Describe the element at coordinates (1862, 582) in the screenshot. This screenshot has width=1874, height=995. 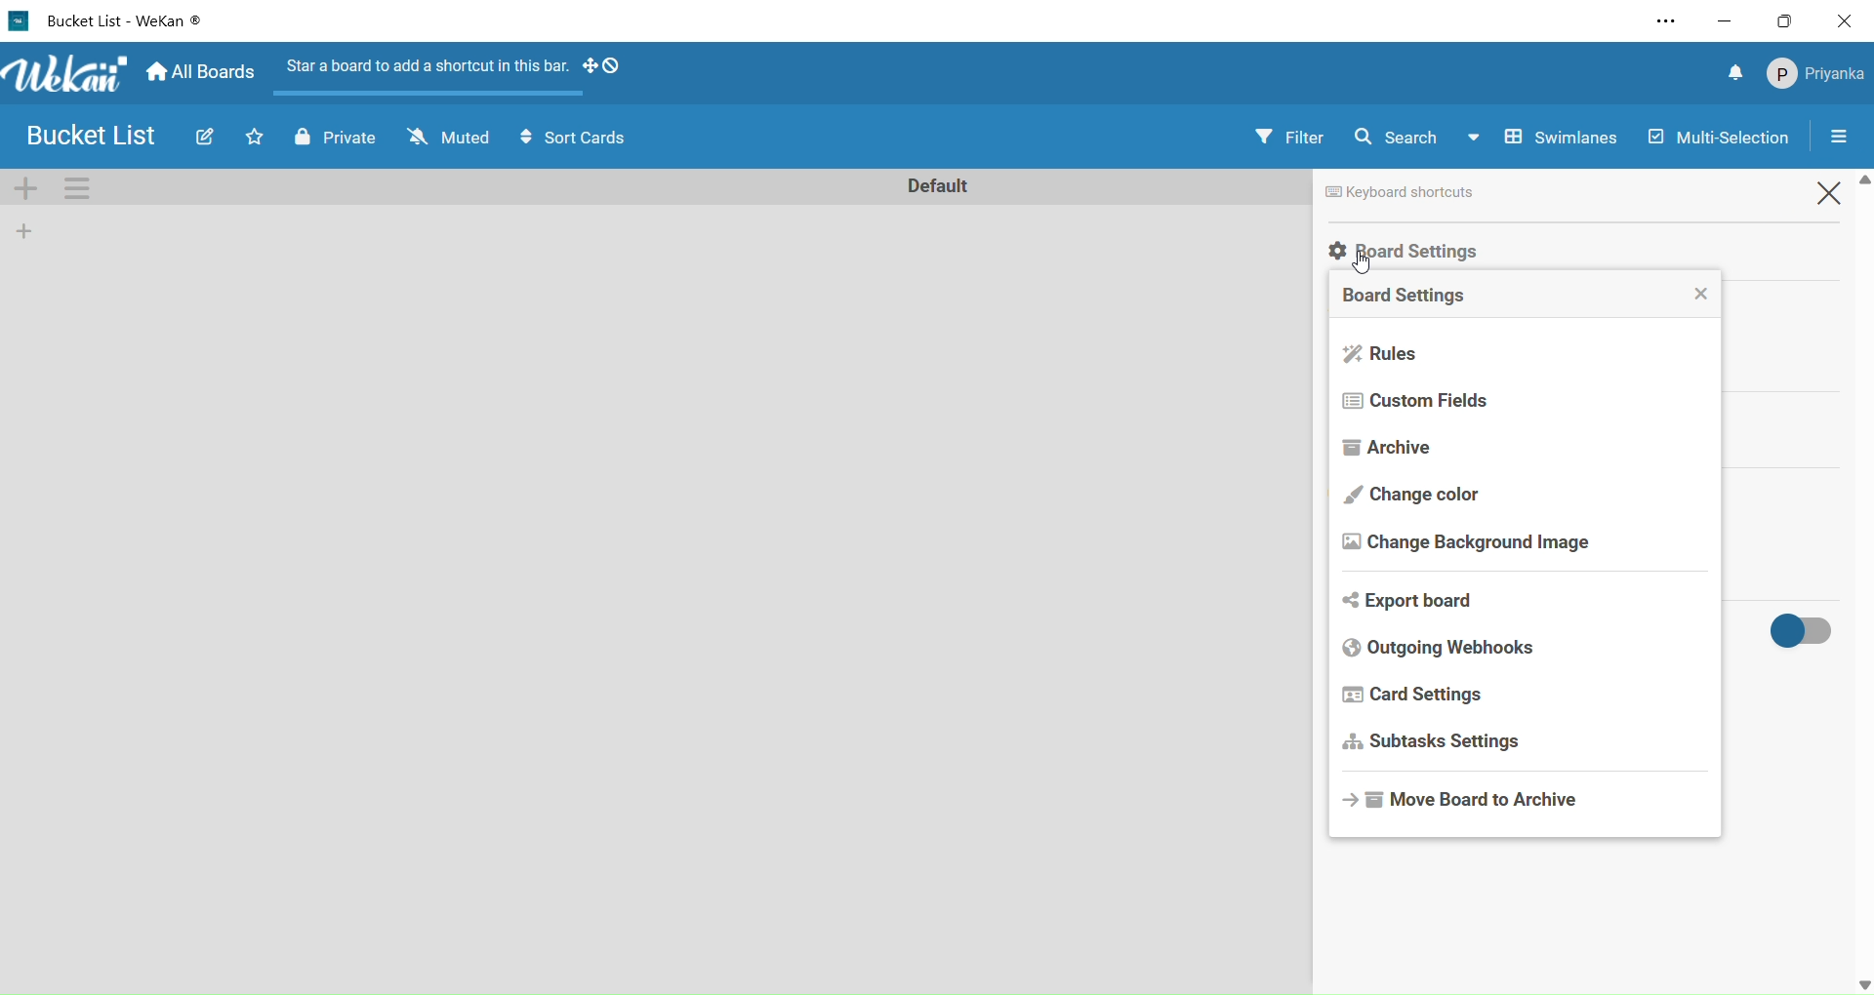
I see `vertical scroll bar` at that location.